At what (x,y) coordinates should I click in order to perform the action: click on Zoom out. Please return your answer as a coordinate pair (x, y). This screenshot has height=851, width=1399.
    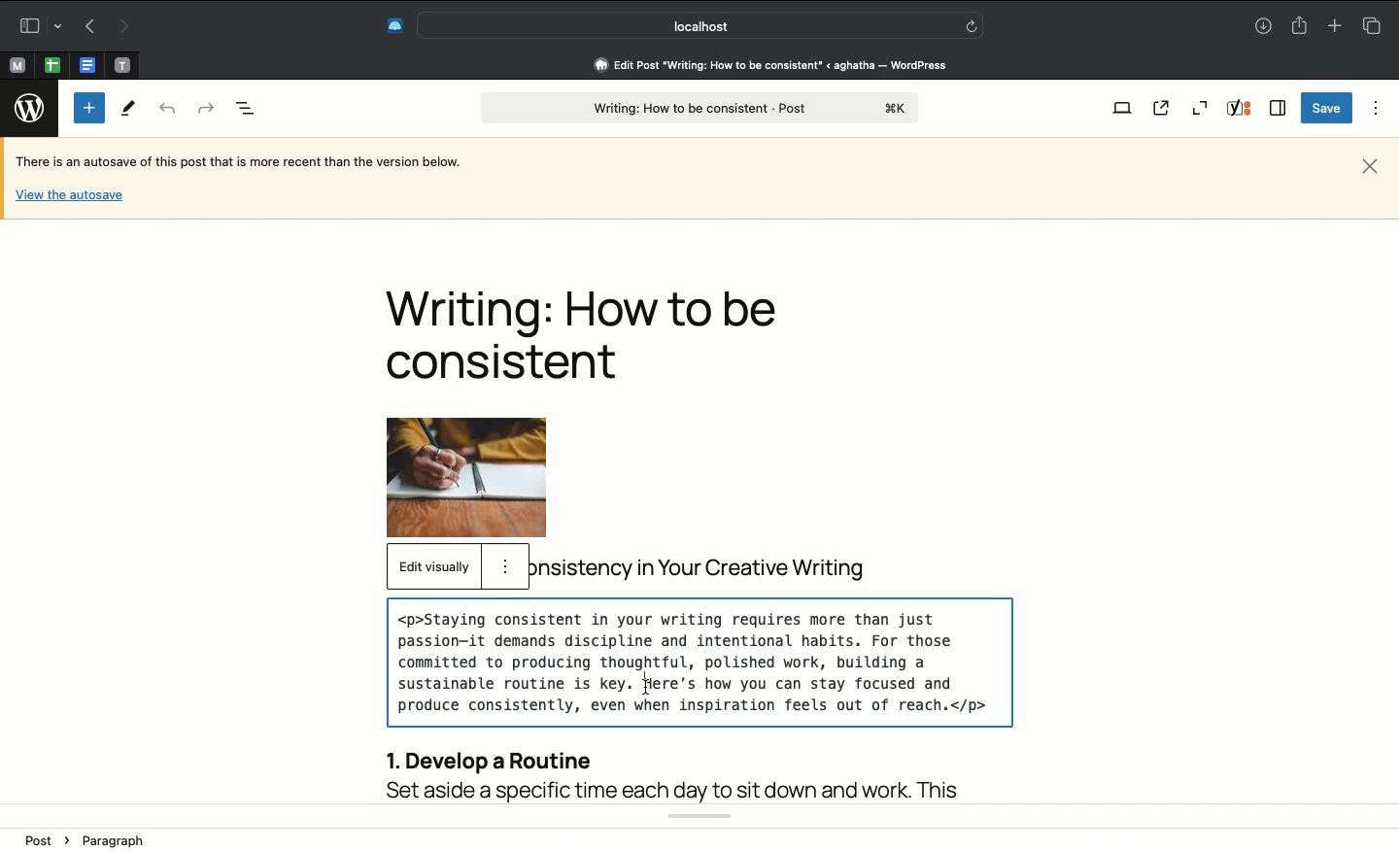
    Looking at the image, I should click on (1200, 108).